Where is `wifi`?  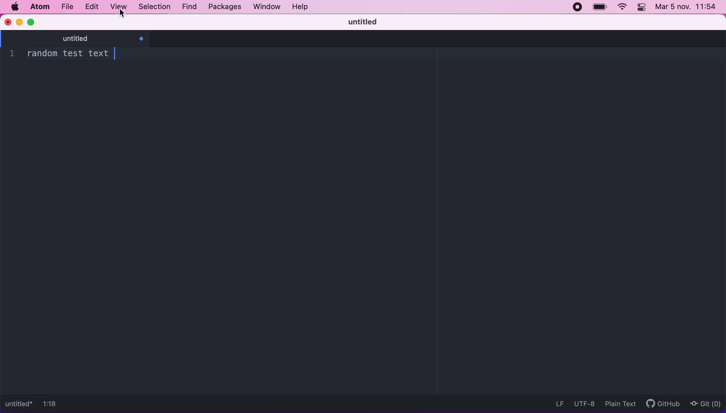 wifi is located at coordinates (621, 8).